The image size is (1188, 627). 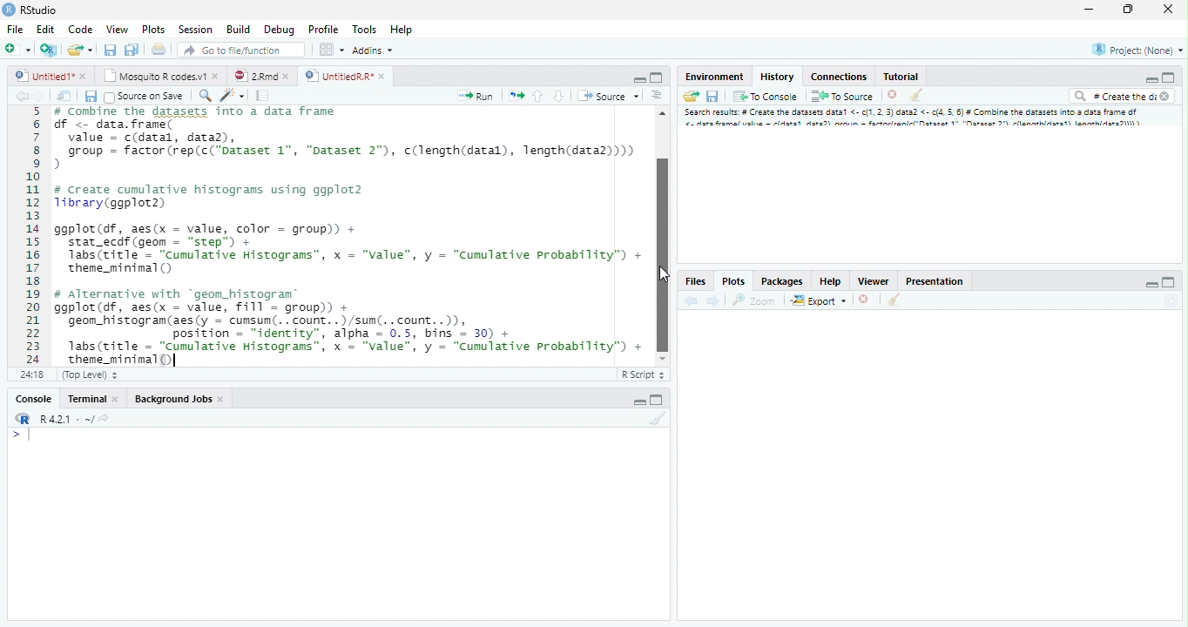 I want to click on Help, so click(x=830, y=280).